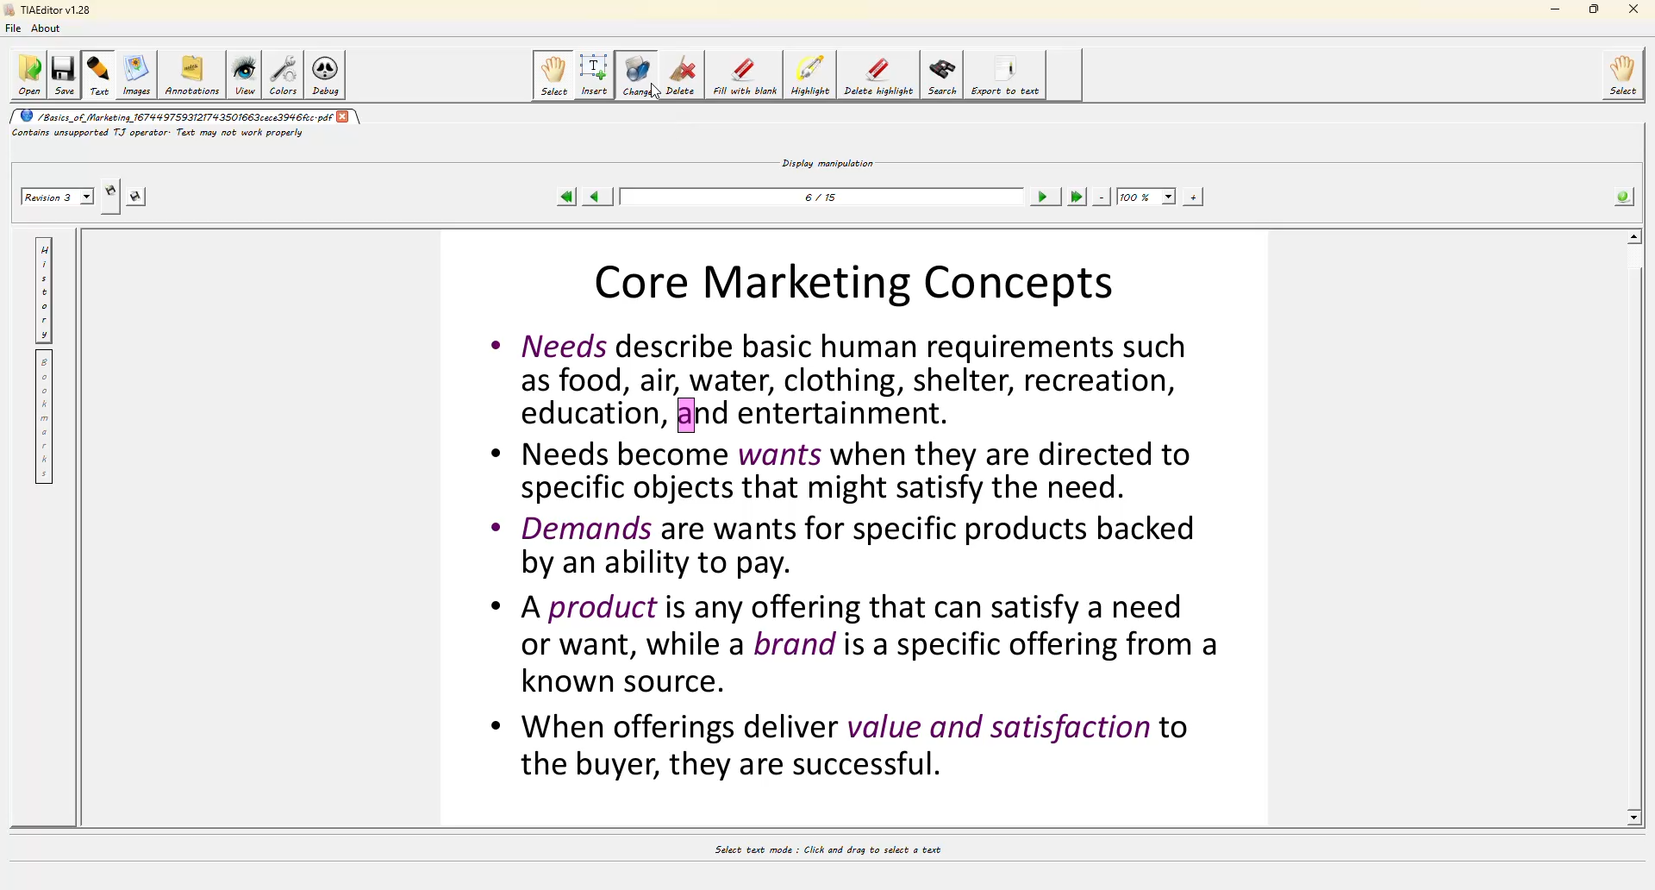 This screenshot has width=1655, height=890. Describe the element at coordinates (46, 291) in the screenshot. I see `history` at that location.